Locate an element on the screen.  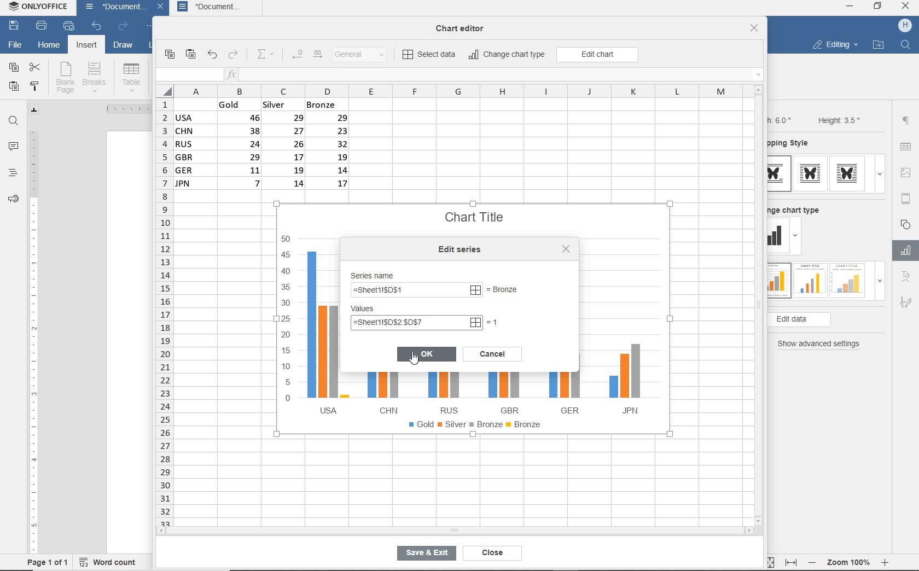
word count is located at coordinates (111, 561).